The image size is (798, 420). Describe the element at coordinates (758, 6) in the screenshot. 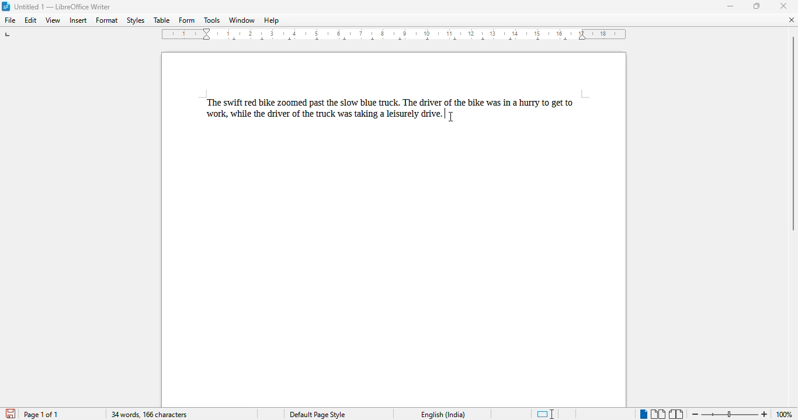

I see `maximize` at that location.